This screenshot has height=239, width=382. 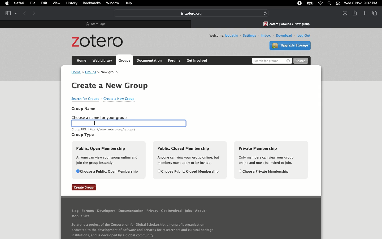 What do you see at coordinates (110, 160) in the screenshot?
I see `Public open membership` at bounding box center [110, 160].